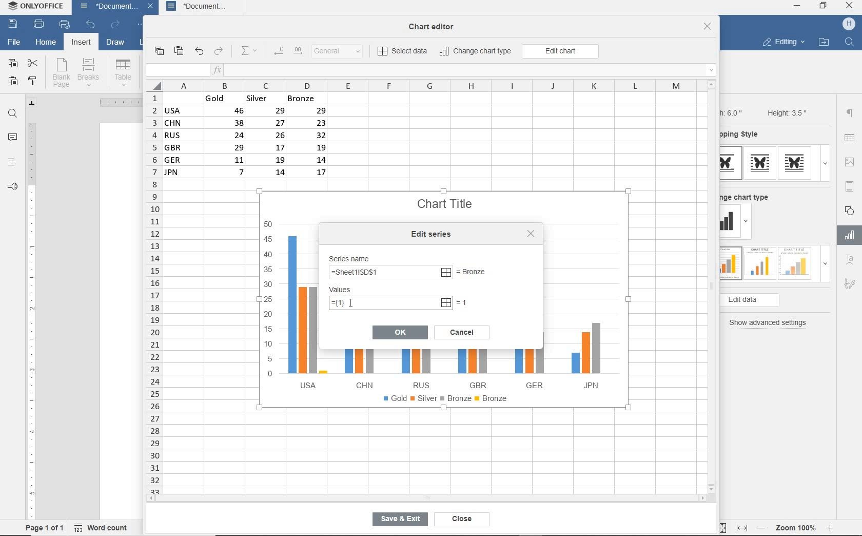 The height and width of the screenshot is (536, 862). I want to click on =1, so click(463, 302).